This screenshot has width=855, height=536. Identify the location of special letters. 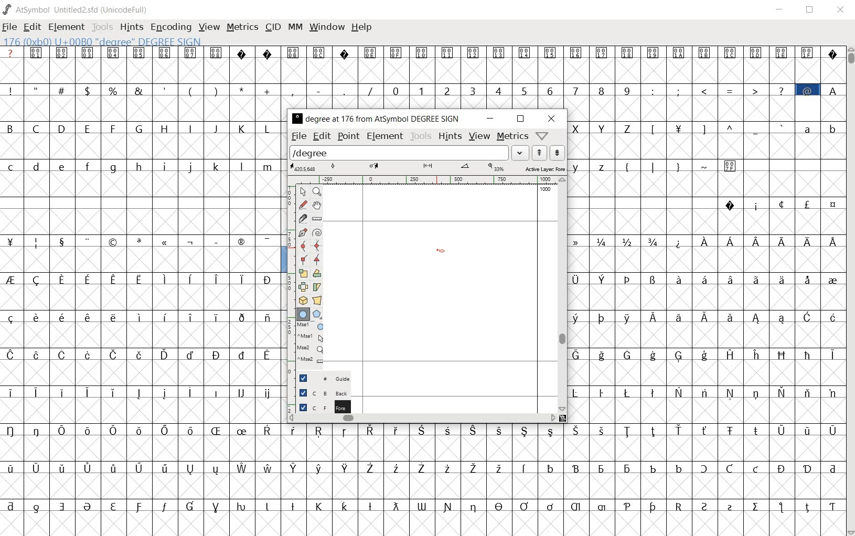
(423, 505).